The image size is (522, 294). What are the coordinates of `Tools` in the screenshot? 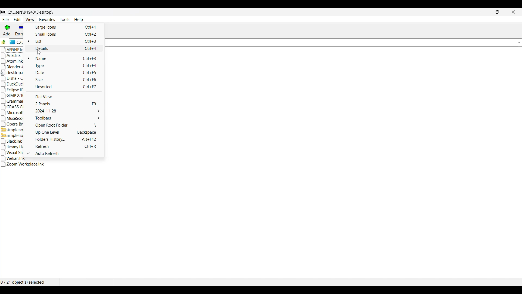 It's located at (65, 20).